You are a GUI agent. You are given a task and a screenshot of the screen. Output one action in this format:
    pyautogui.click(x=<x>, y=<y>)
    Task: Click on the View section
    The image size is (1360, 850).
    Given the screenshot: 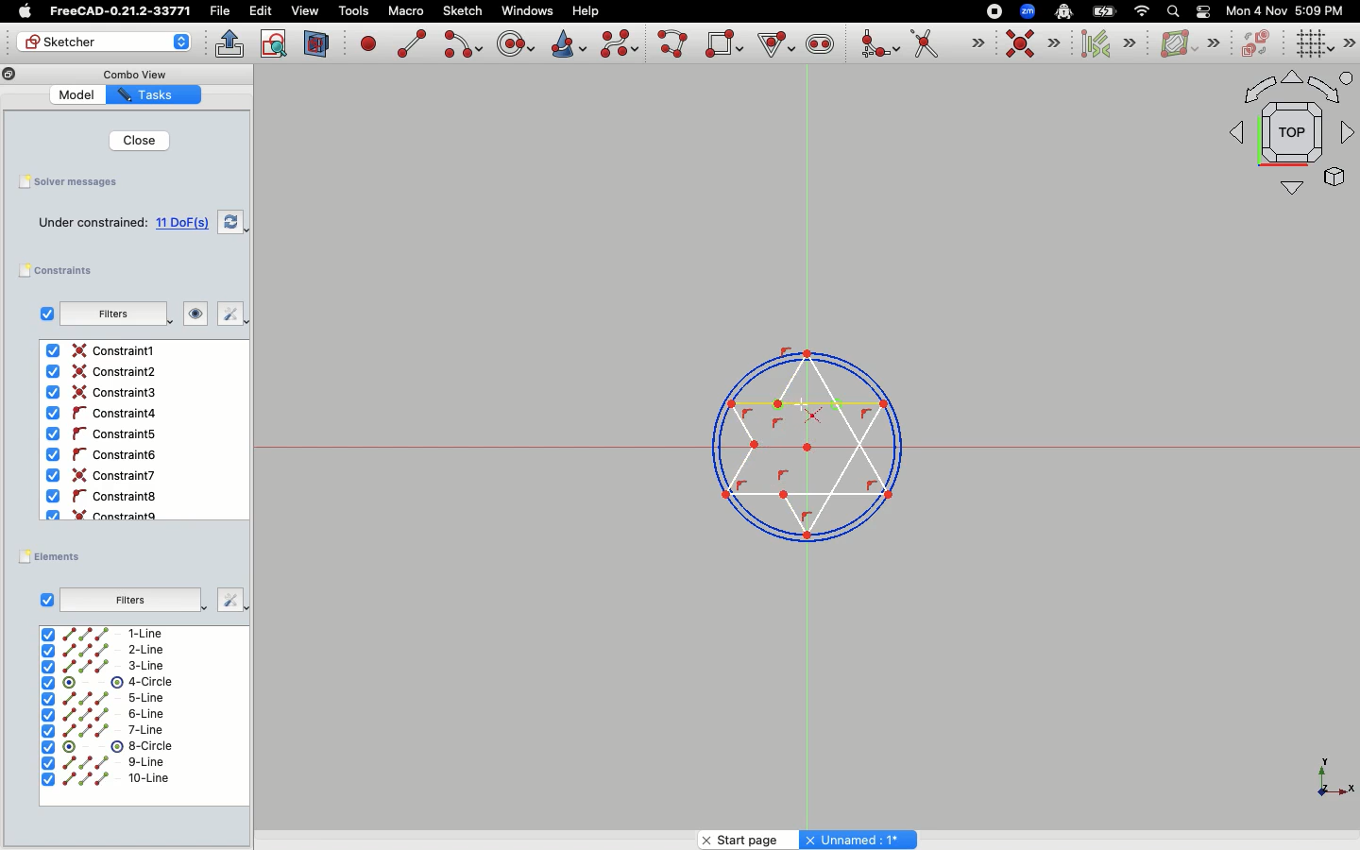 What is the action you would take?
    pyautogui.click(x=317, y=43)
    